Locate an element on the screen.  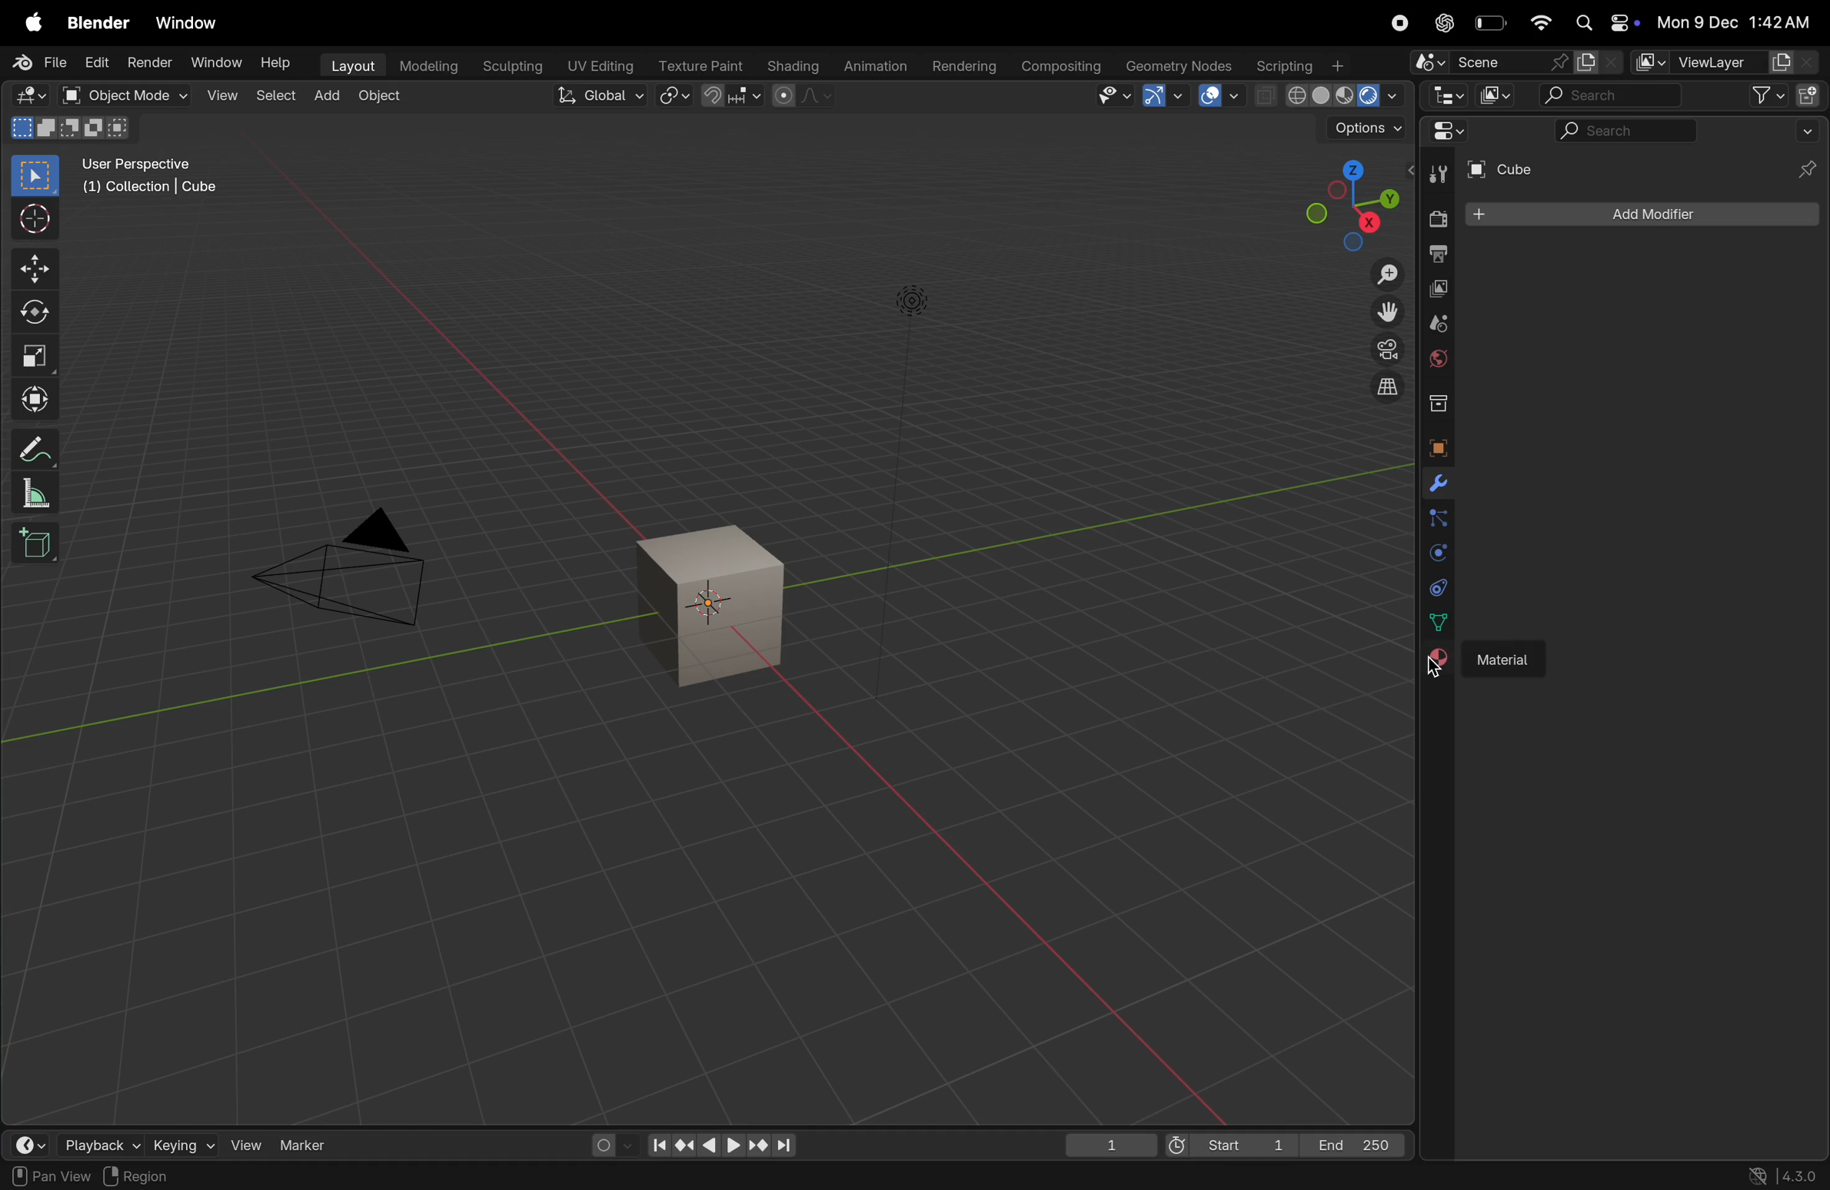
new collection is located at coordinates (1811, 93).